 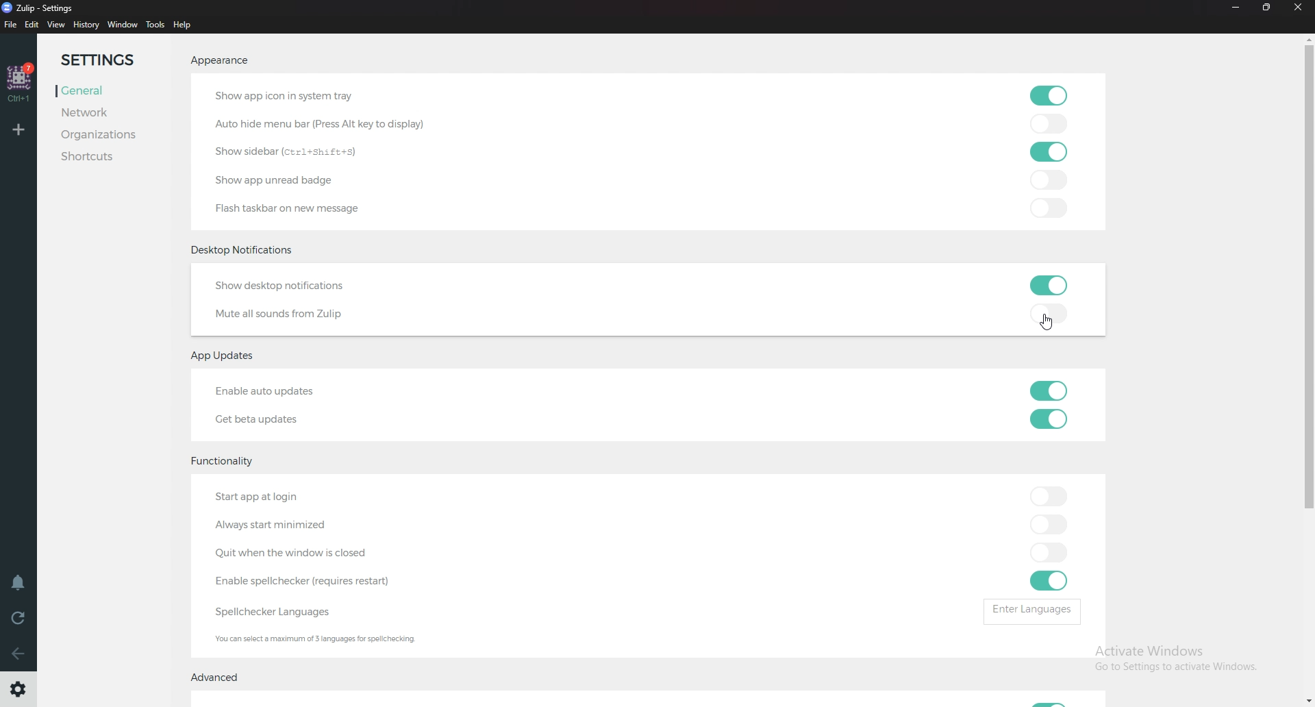 What do you see at coordinates (1049, 286) in the screenshot?
I see `toggle` at bounding box center [1049, 286].